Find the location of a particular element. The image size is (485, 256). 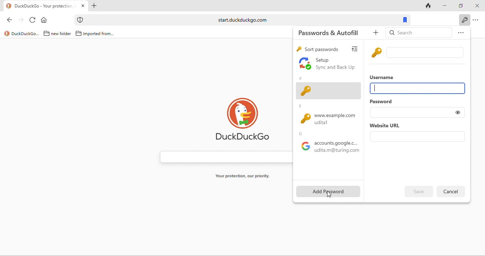

website url is located at coordinates (384, 126).